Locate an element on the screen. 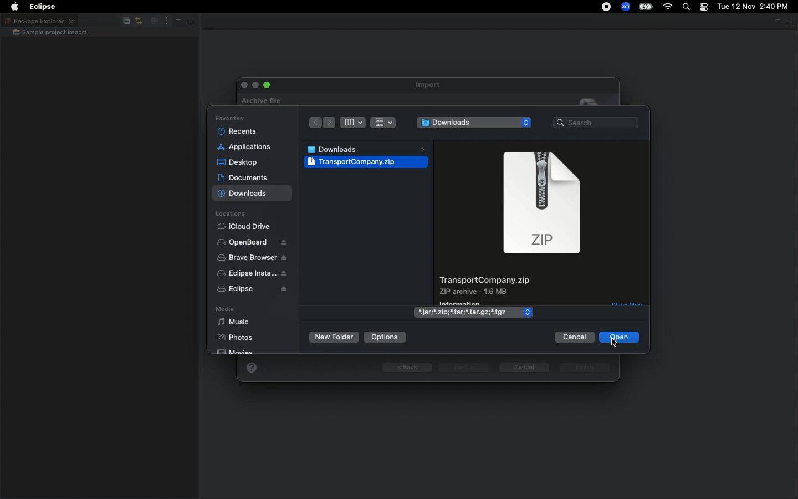 The height and width of the screenshot is (499, 798). Tue 12 Nov 2:40 PM is located at coordinates (753, 7).